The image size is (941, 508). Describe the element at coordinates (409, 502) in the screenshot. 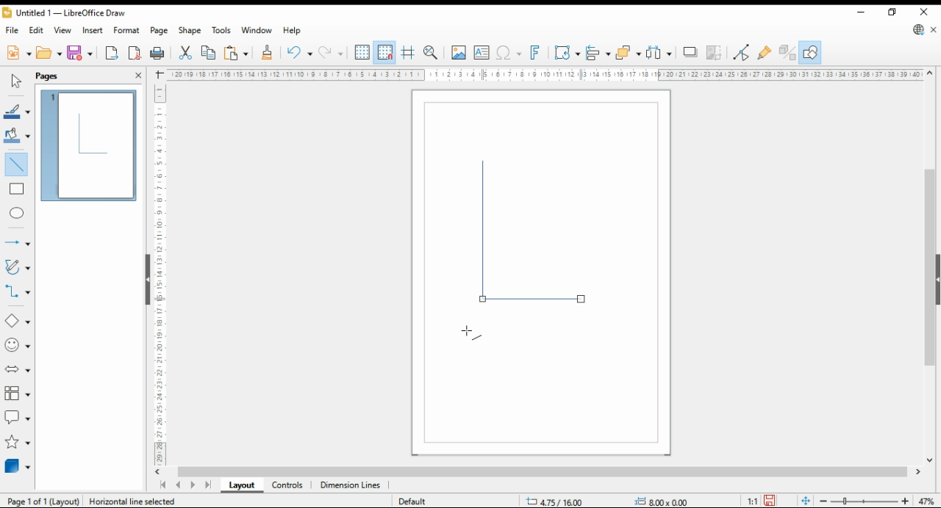

I see `default` at that location.